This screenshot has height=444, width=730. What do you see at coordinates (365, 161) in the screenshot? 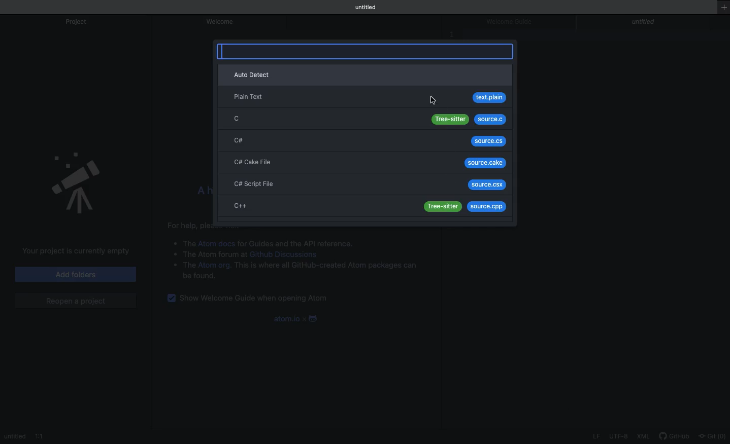
I see `C# Cake File  -coding` at bounding box center [365, 161].